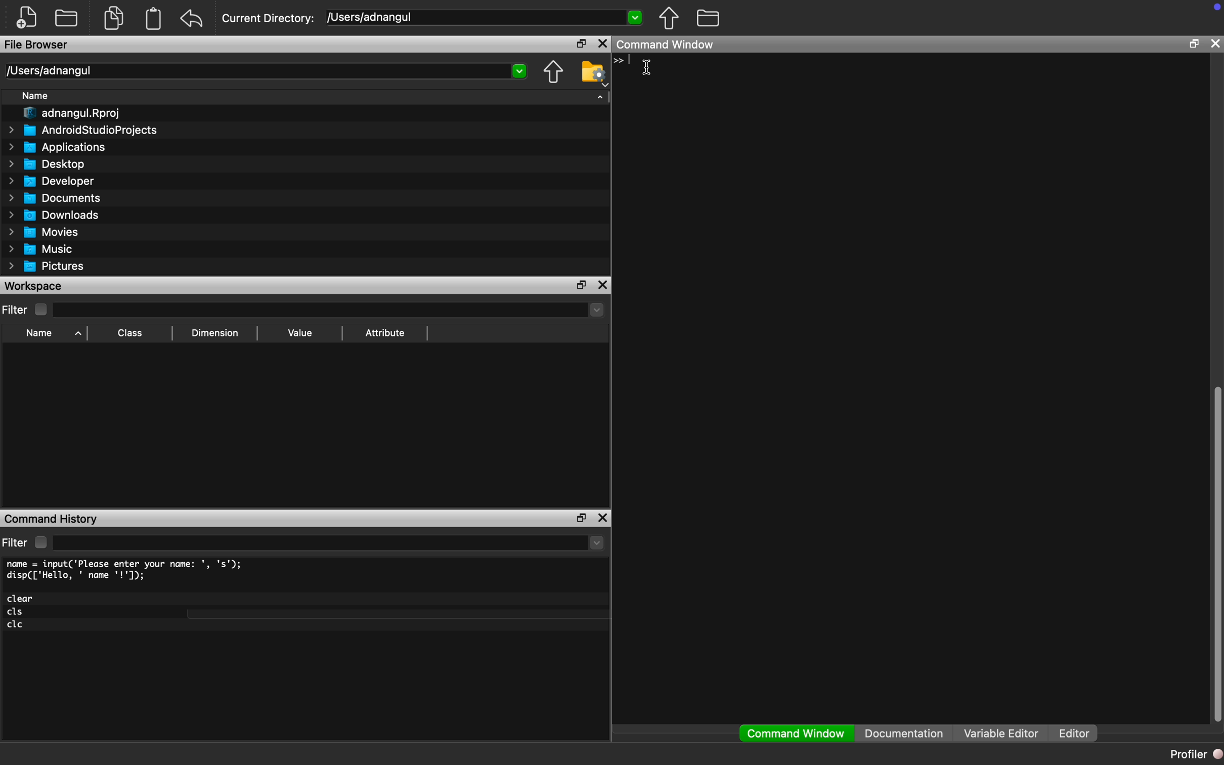 The image size is (1224, 765). I want to click on Pictures, so click(47, 267).